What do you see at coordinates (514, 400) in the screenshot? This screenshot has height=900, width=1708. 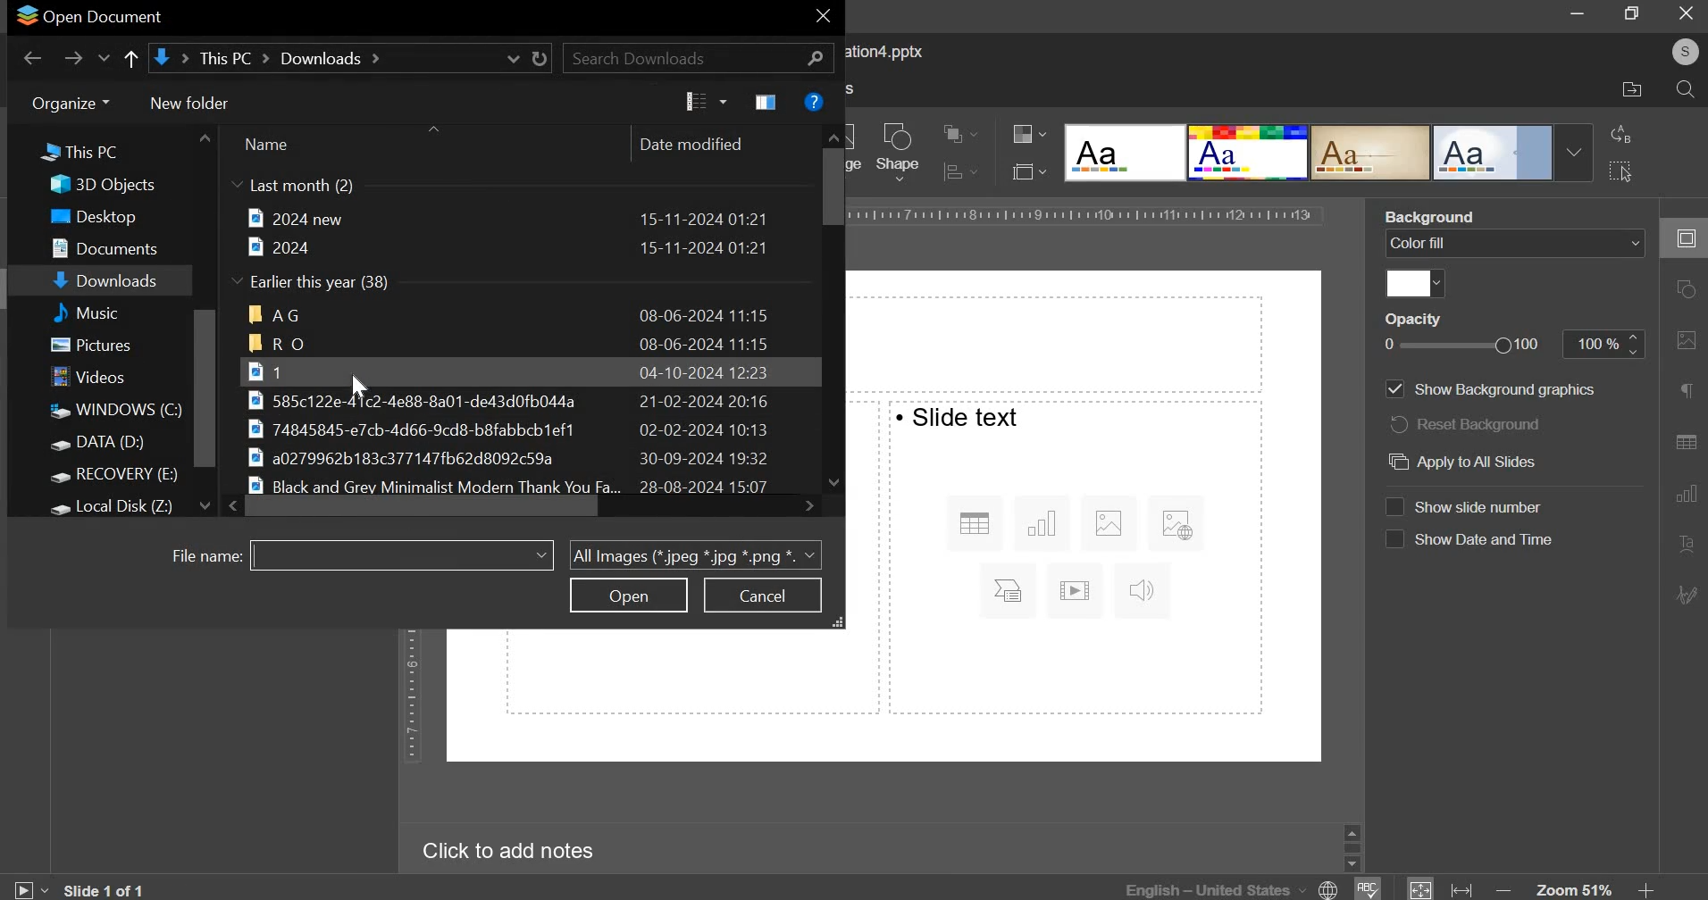 I see `image file` at bounding box center [514, 400].